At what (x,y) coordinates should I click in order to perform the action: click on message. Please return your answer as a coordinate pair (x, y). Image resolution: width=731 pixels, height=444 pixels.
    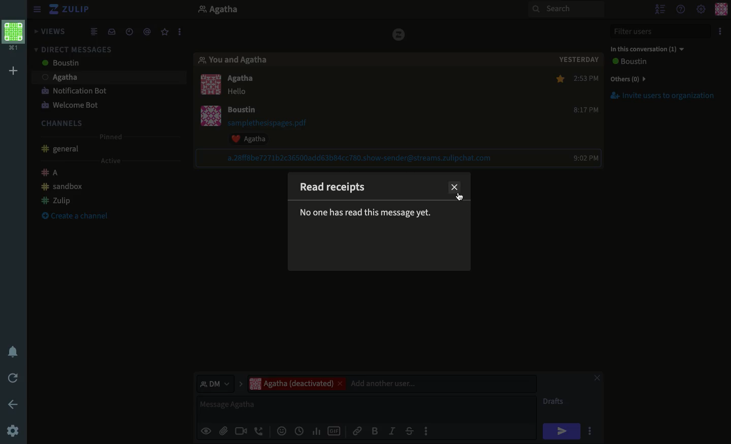
    Looking at the image, I should click on (240, 92).